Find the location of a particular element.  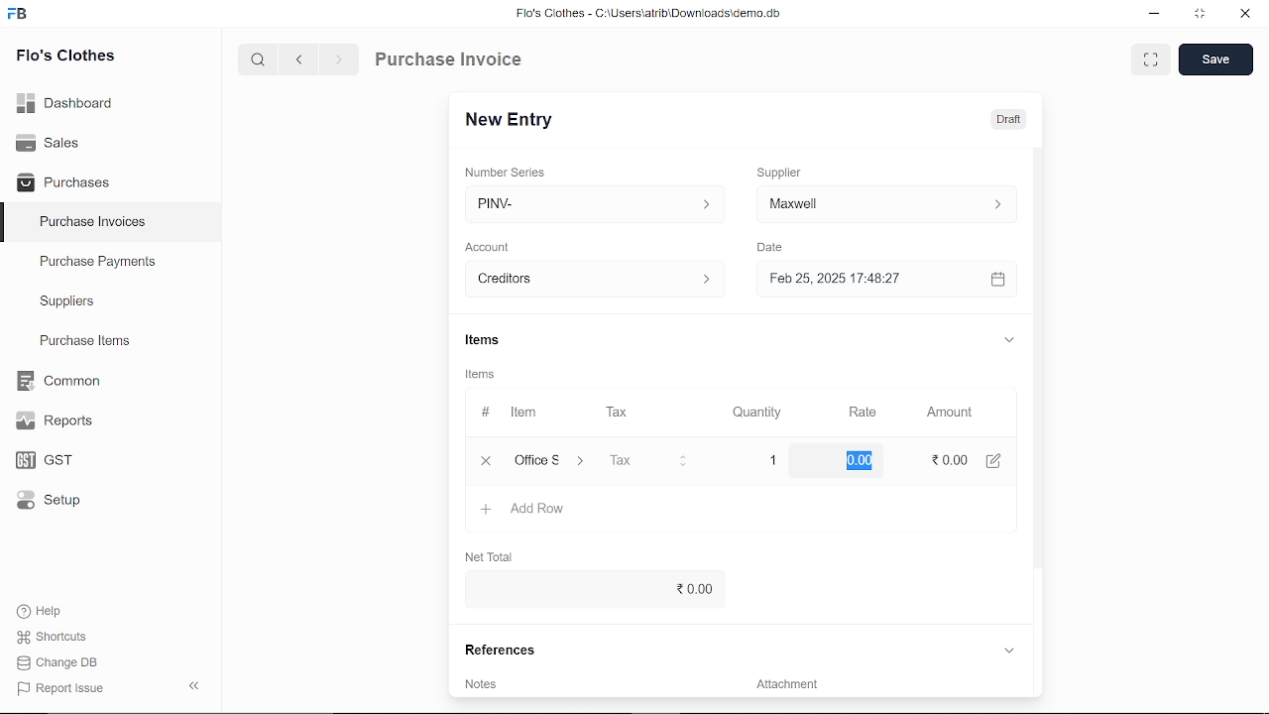

Reports is located at coordinates (54, 421).